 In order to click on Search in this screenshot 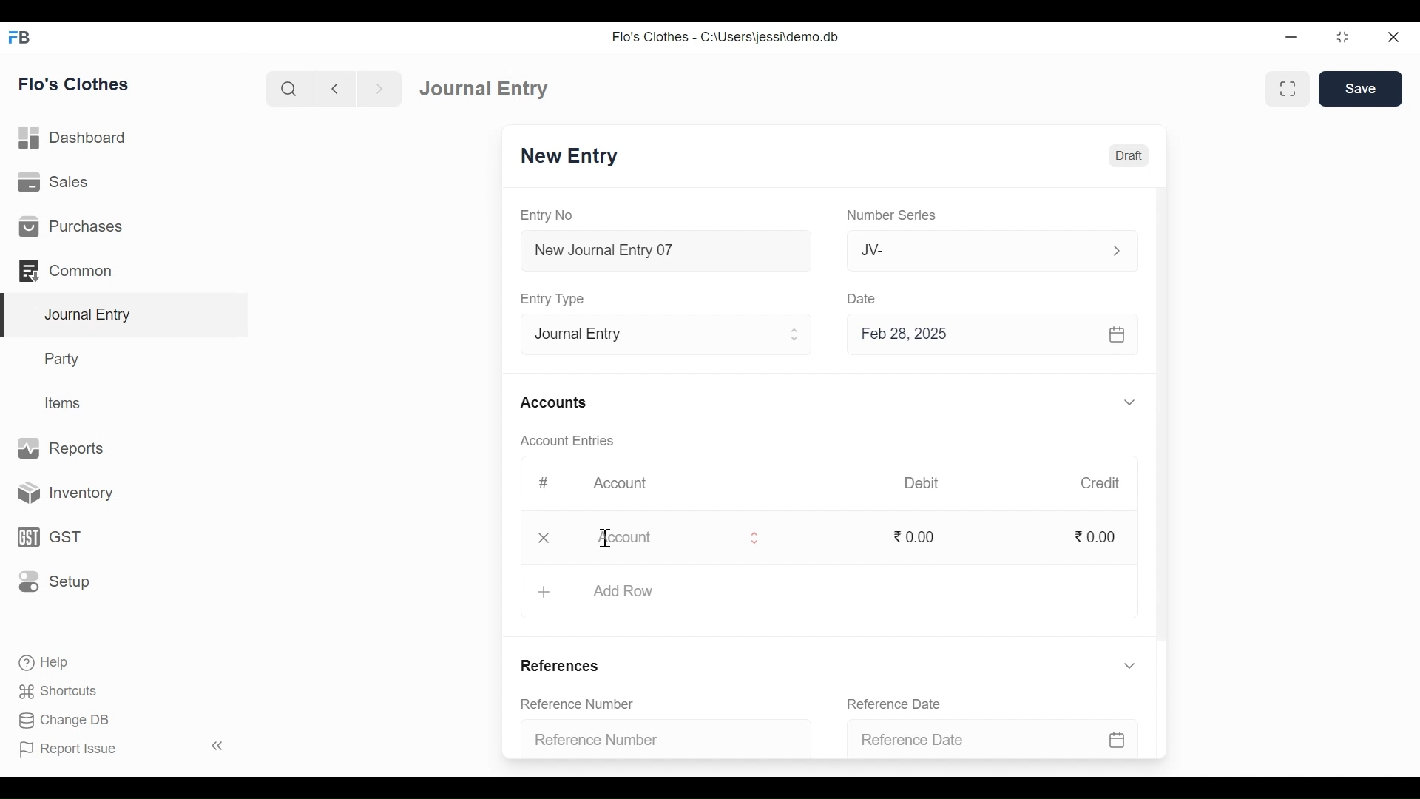, I will do `click(288, 90)`.